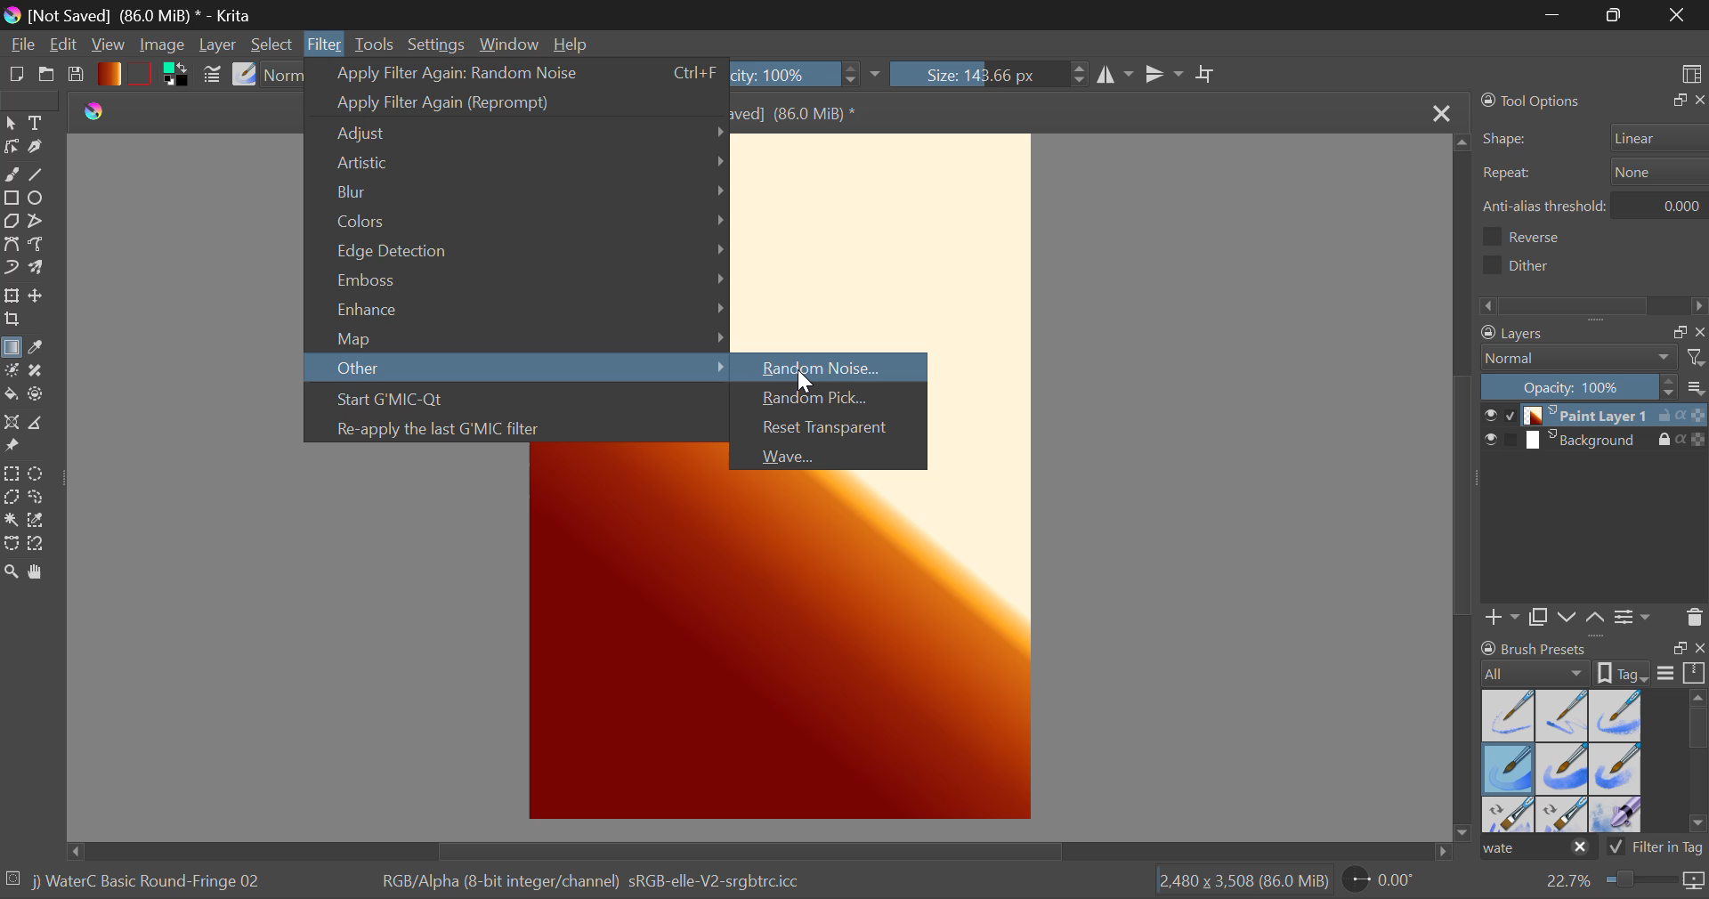  Describe the element at coordinates (1666, 676) in the screenshot. I see `menu` at that location.